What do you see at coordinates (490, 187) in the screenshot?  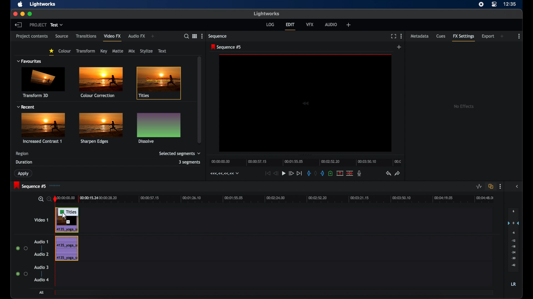 I see `toggle all all track sync` at bounding box center [490, 187].